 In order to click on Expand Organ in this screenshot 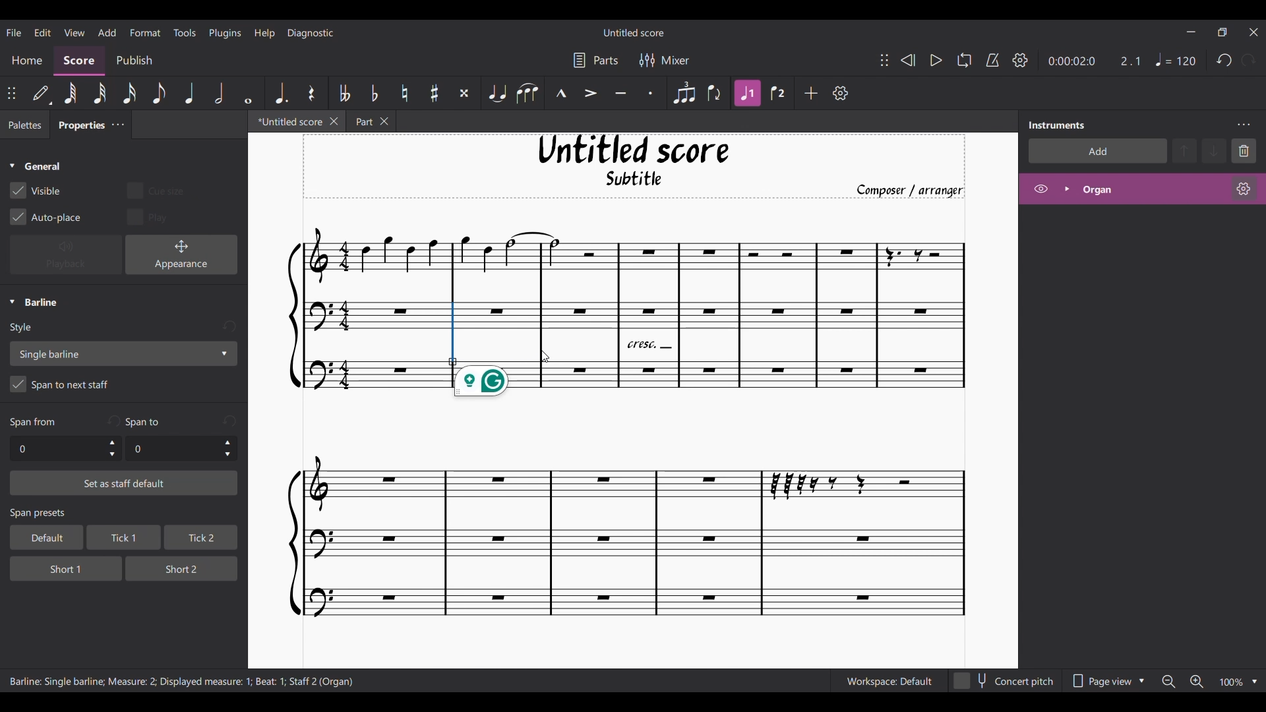, I will do `click(1066, 189)`.